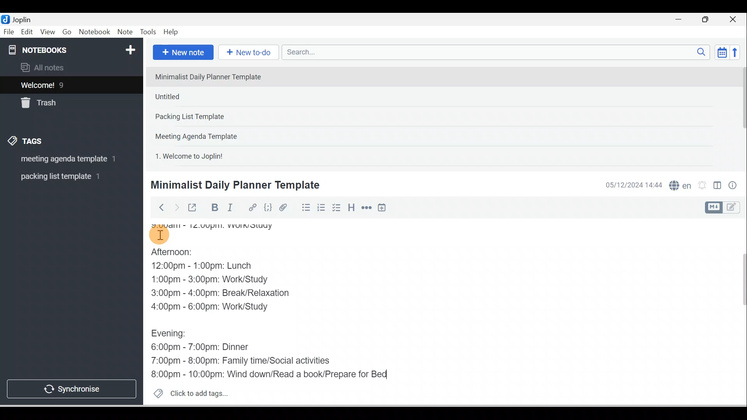 The width and height of the screenshot is (747, 420). Describe the element at coordinates (61, 159) in the screenshot. I see `Tag 1` at that location.